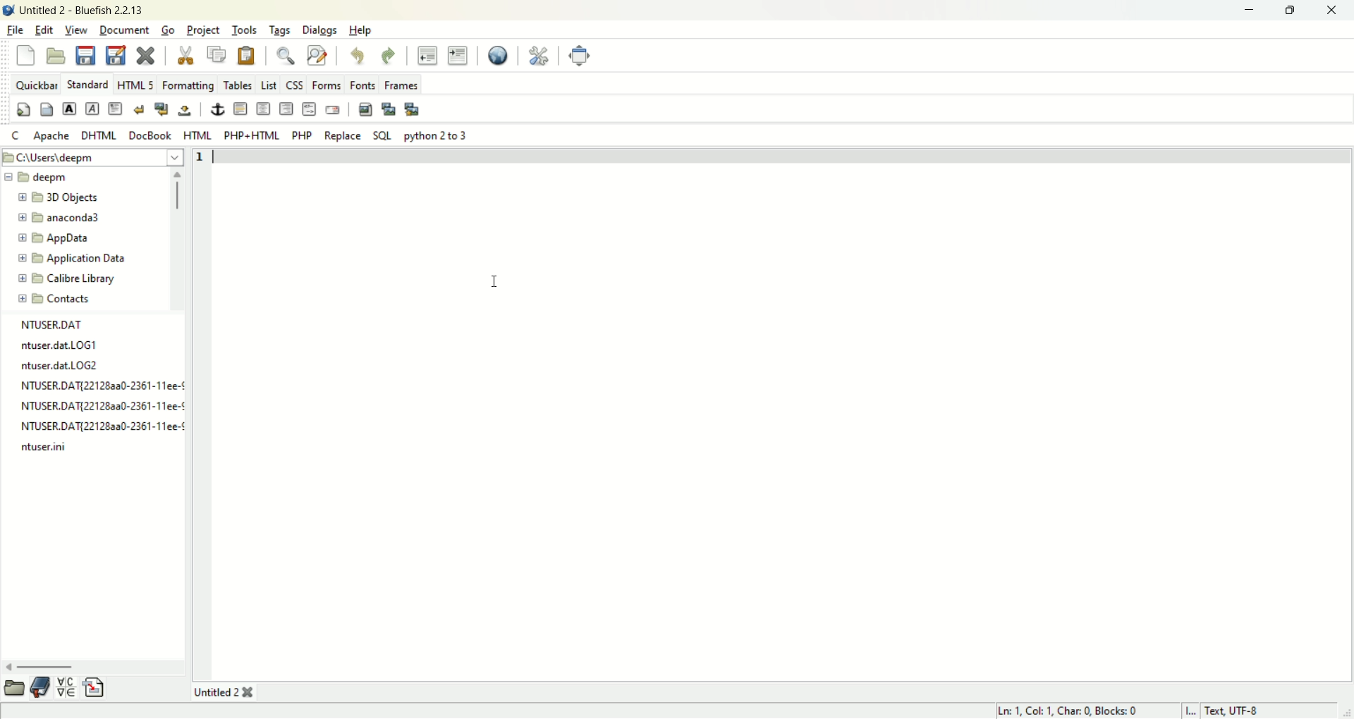 The height and width of the screenshot is (719, 1354). I want to click on break, so click(142, 109).